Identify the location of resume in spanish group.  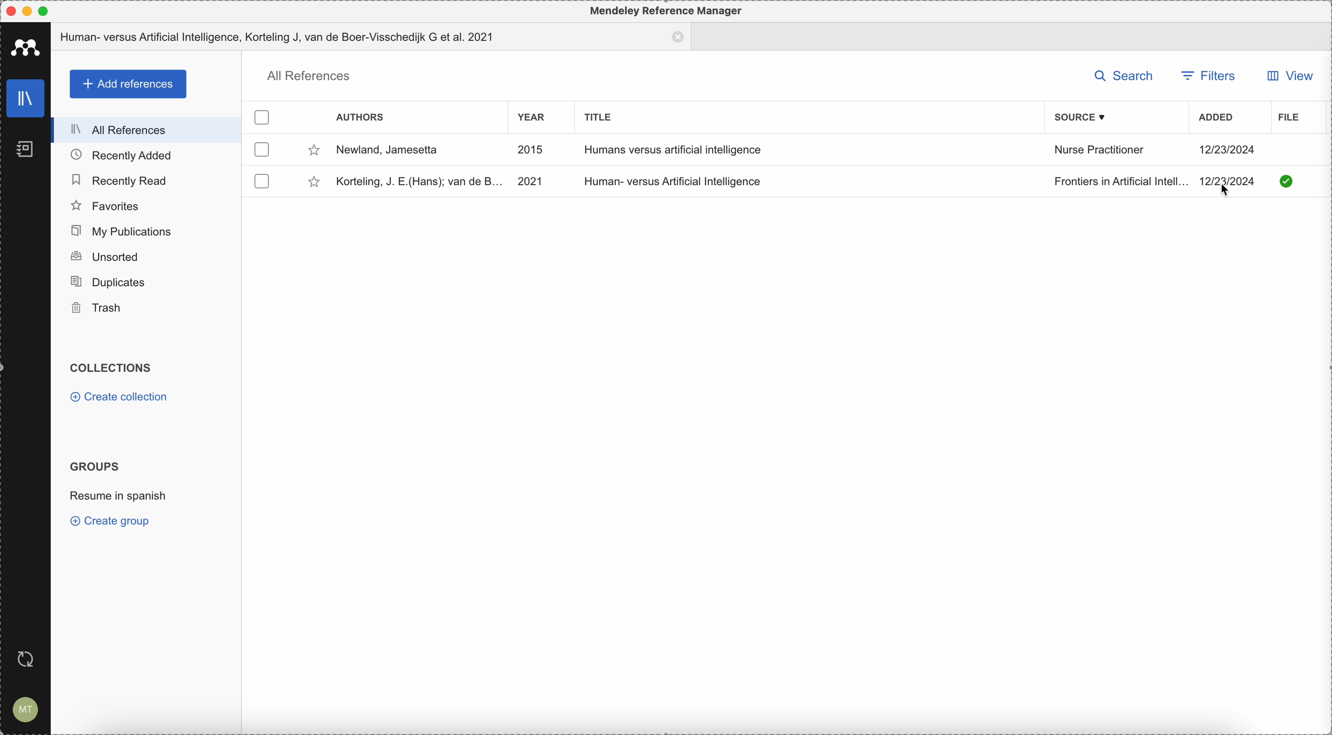
(118, 498).